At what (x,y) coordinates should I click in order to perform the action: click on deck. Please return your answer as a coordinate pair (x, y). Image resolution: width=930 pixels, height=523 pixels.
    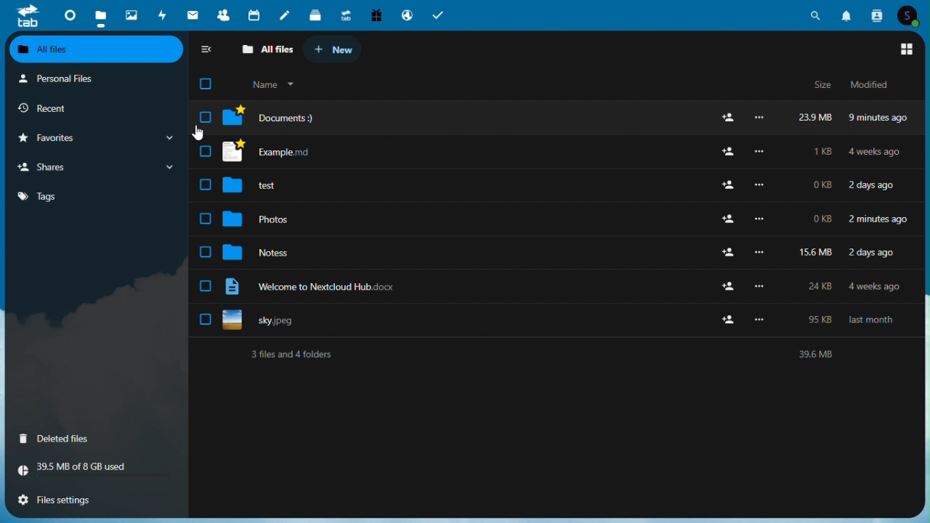
    Looking at the image, I should click on (315, 14).